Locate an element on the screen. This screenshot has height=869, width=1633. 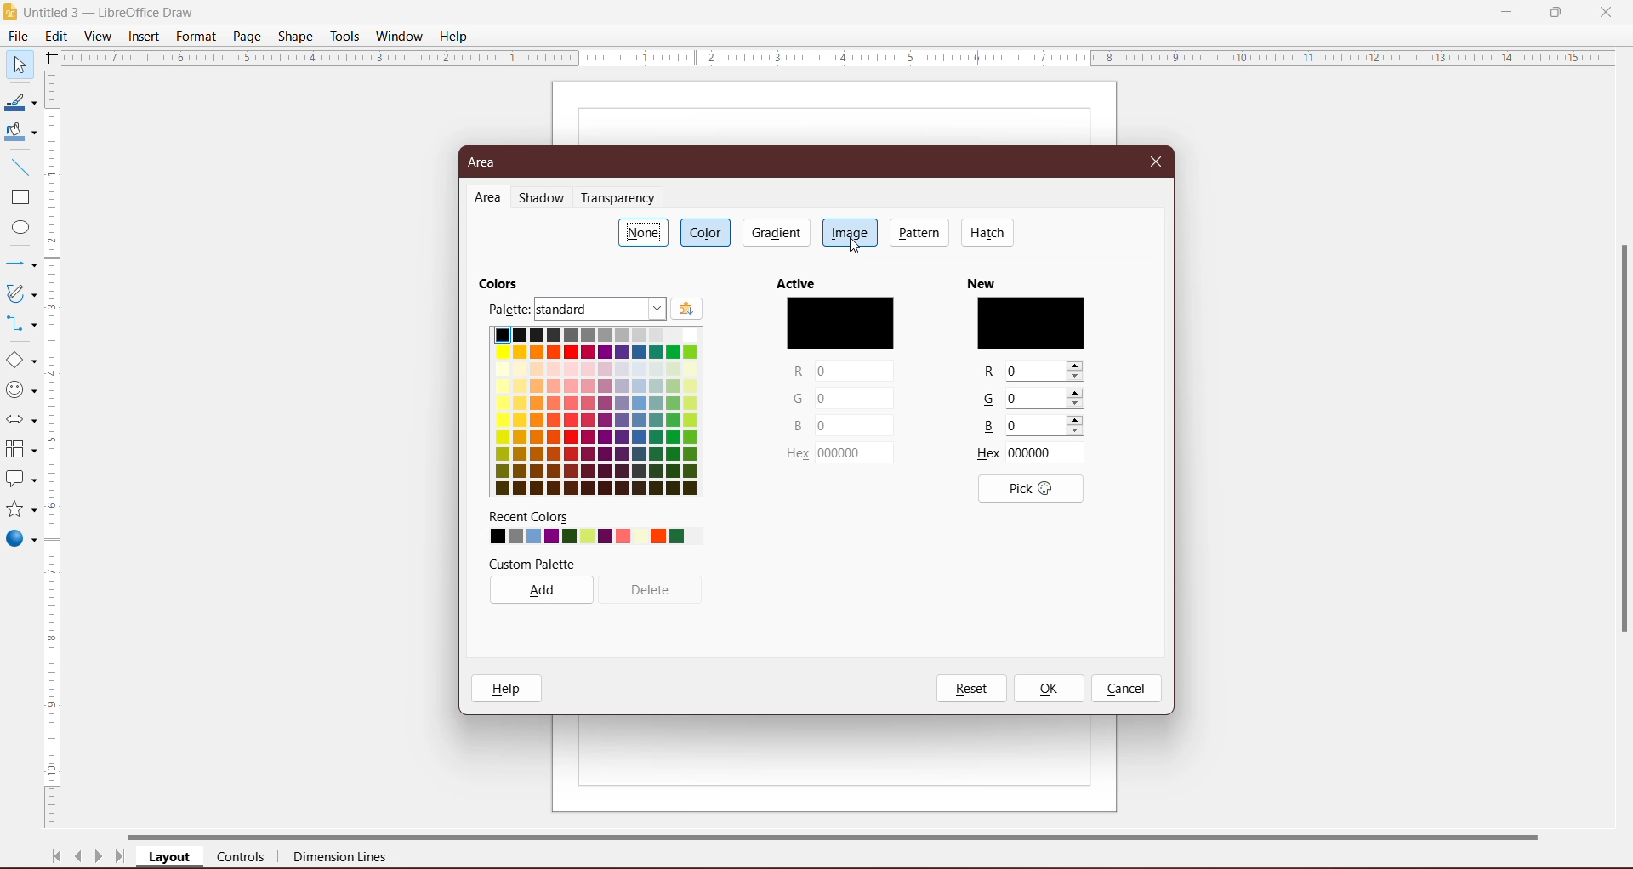
Color is located at coordinates (708, 232).